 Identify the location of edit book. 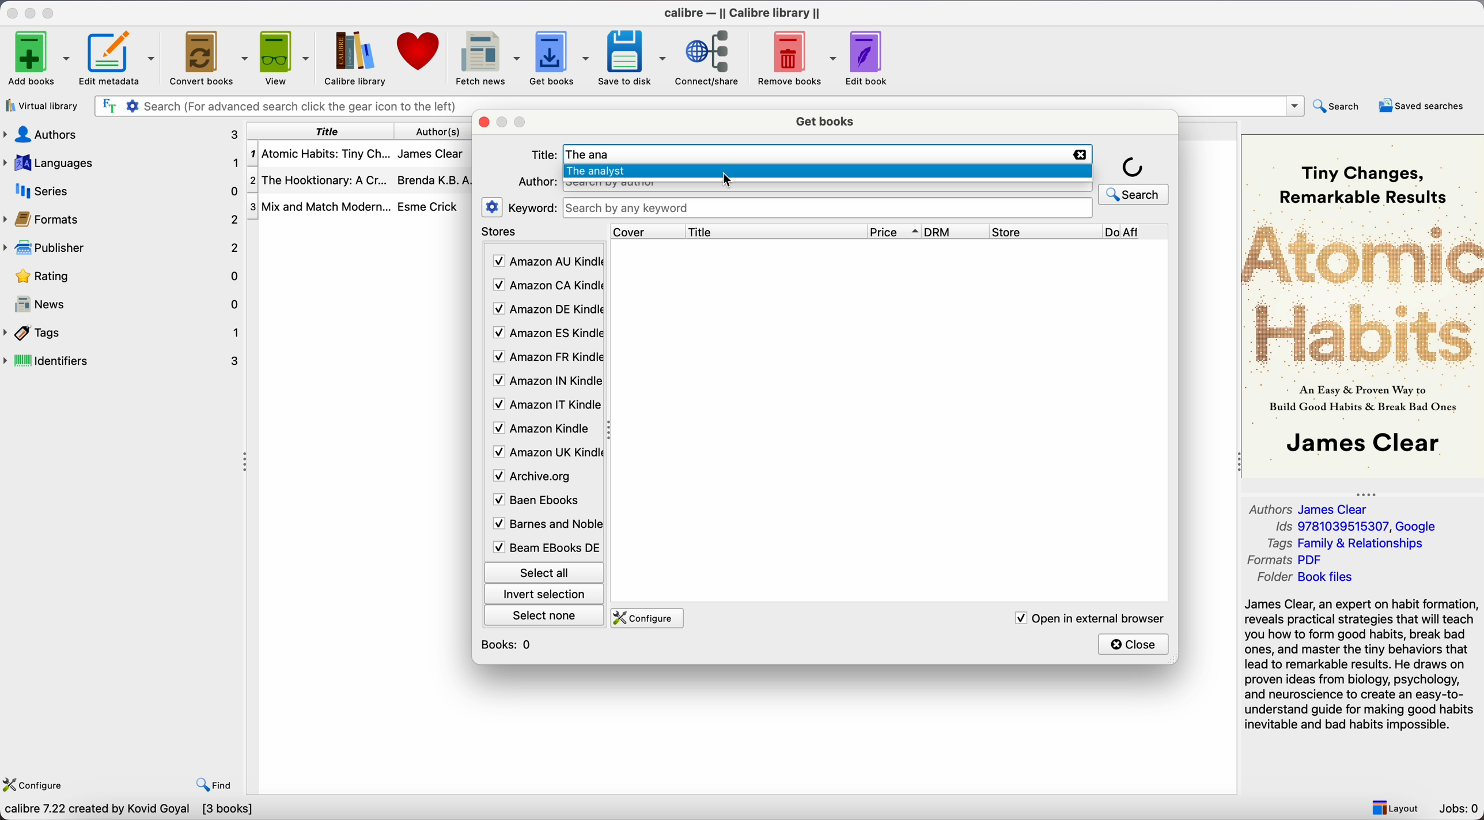
(868, 56).